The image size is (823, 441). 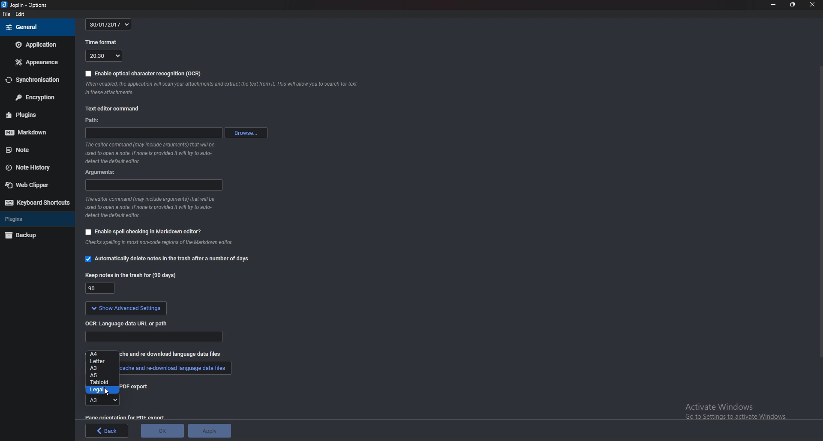 What do you see at coordinates (102, 376) in the screenshot?
I see `A5` at bounding box center [102, 376].